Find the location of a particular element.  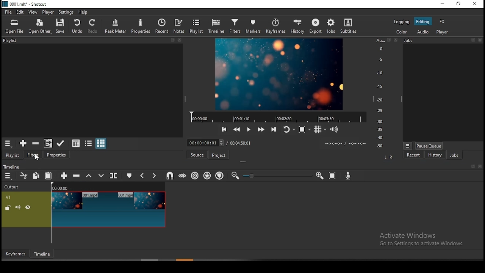

settings is located at coordinates (66, 13).